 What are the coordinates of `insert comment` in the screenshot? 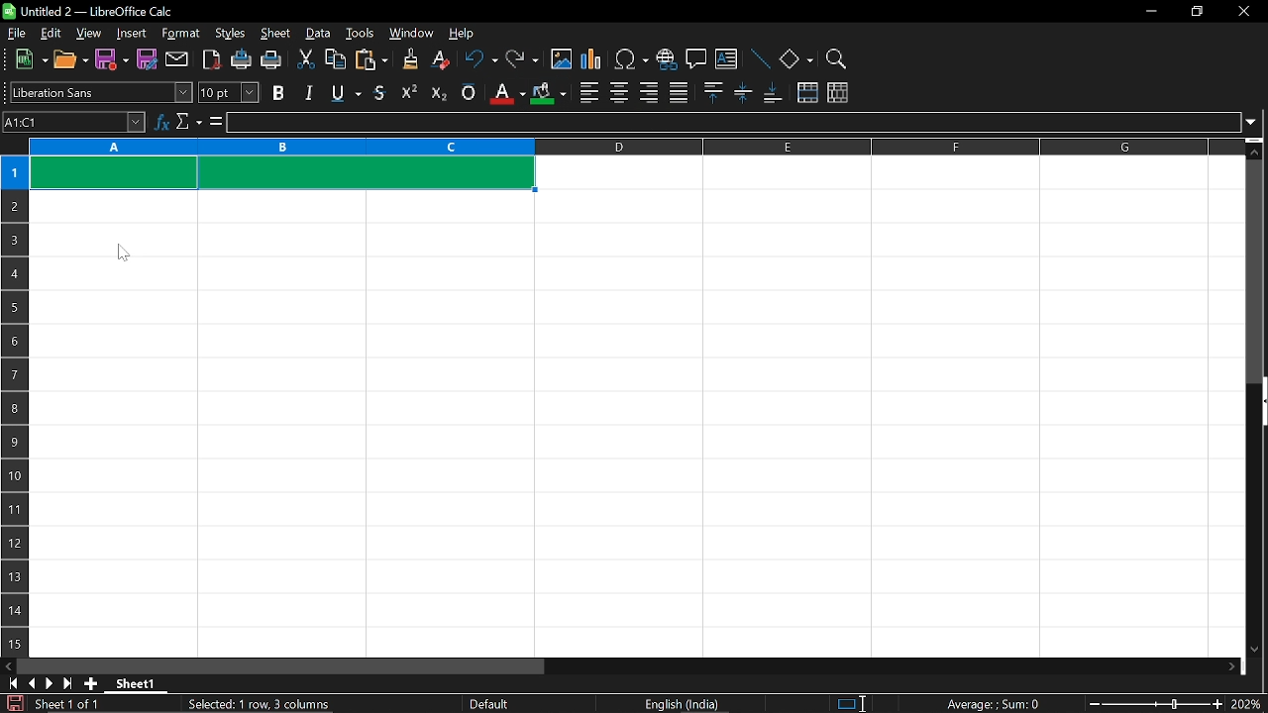 It's located at (695, 59).